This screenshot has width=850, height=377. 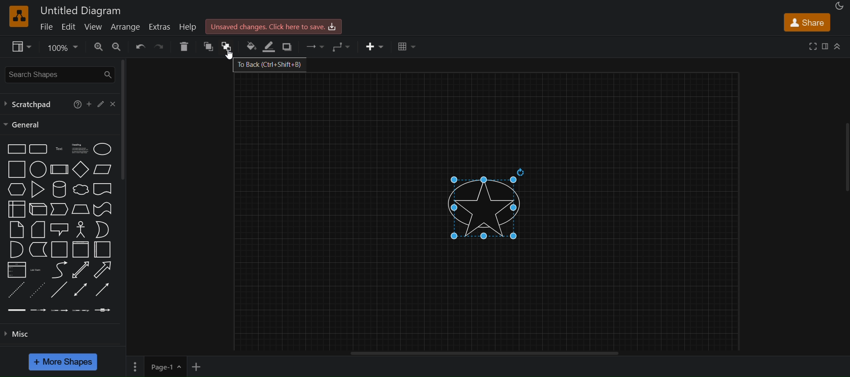 I want to click on line color, so click(x=267, y=46).